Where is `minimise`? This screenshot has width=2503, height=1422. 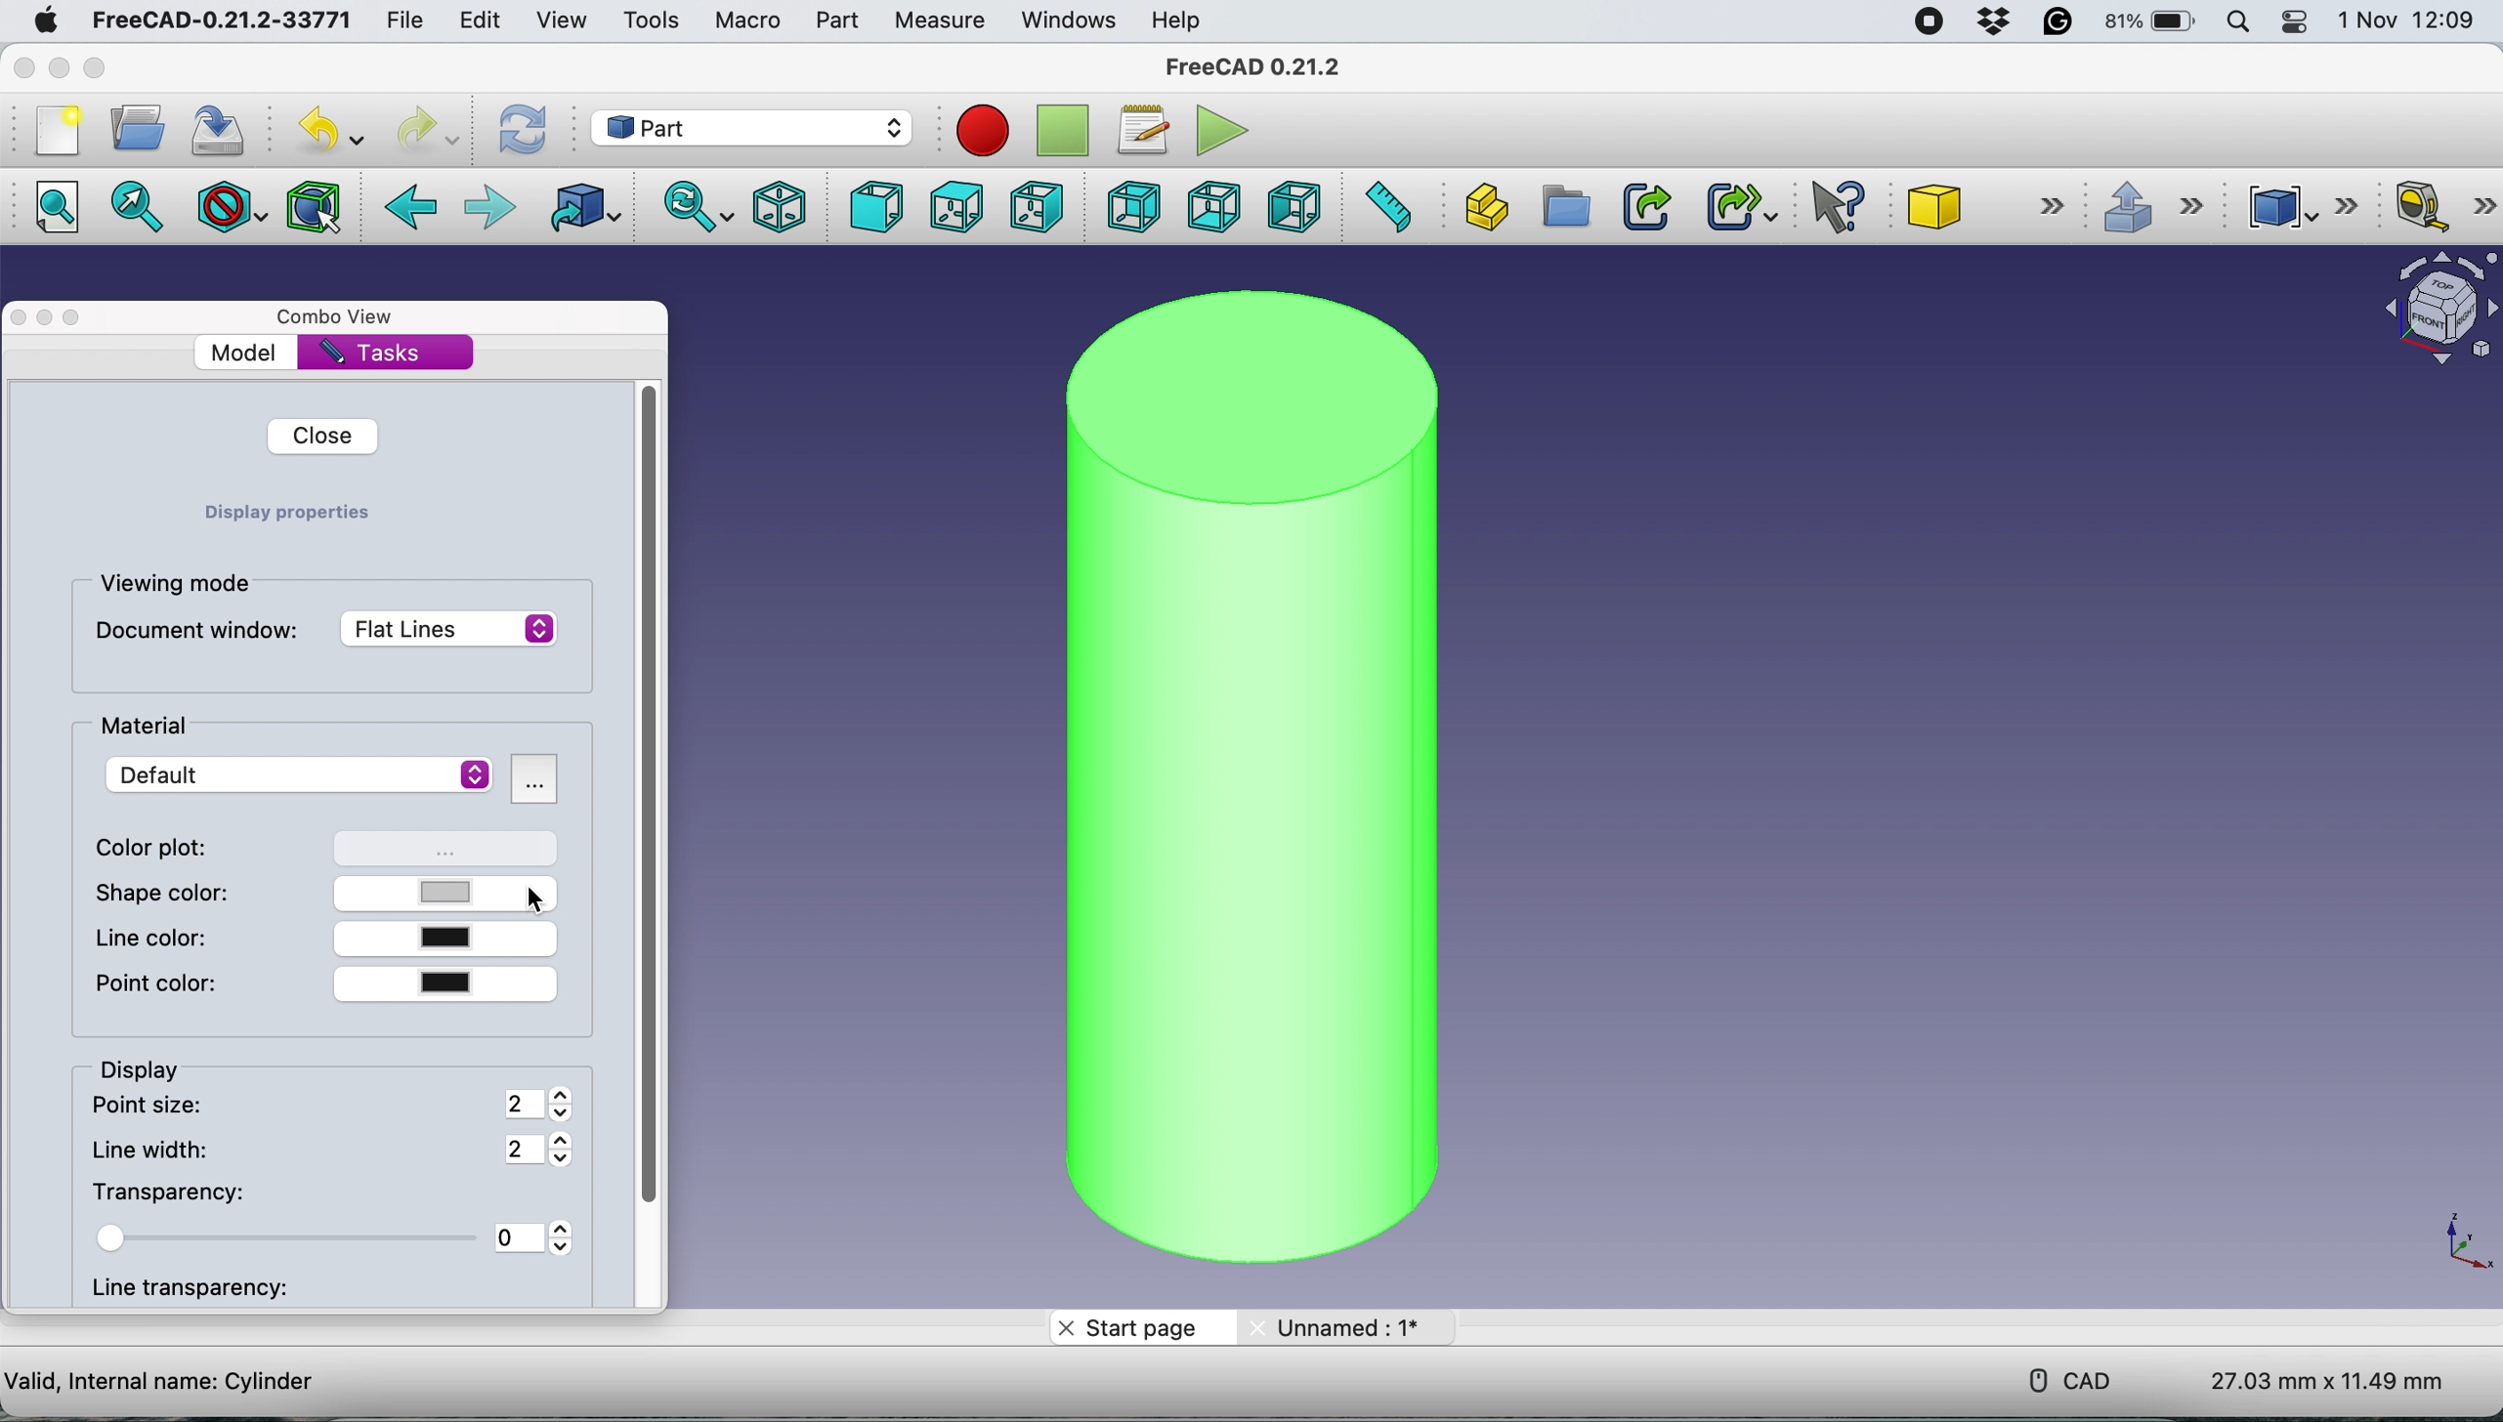
minimise is located at coordinates (60, 69).